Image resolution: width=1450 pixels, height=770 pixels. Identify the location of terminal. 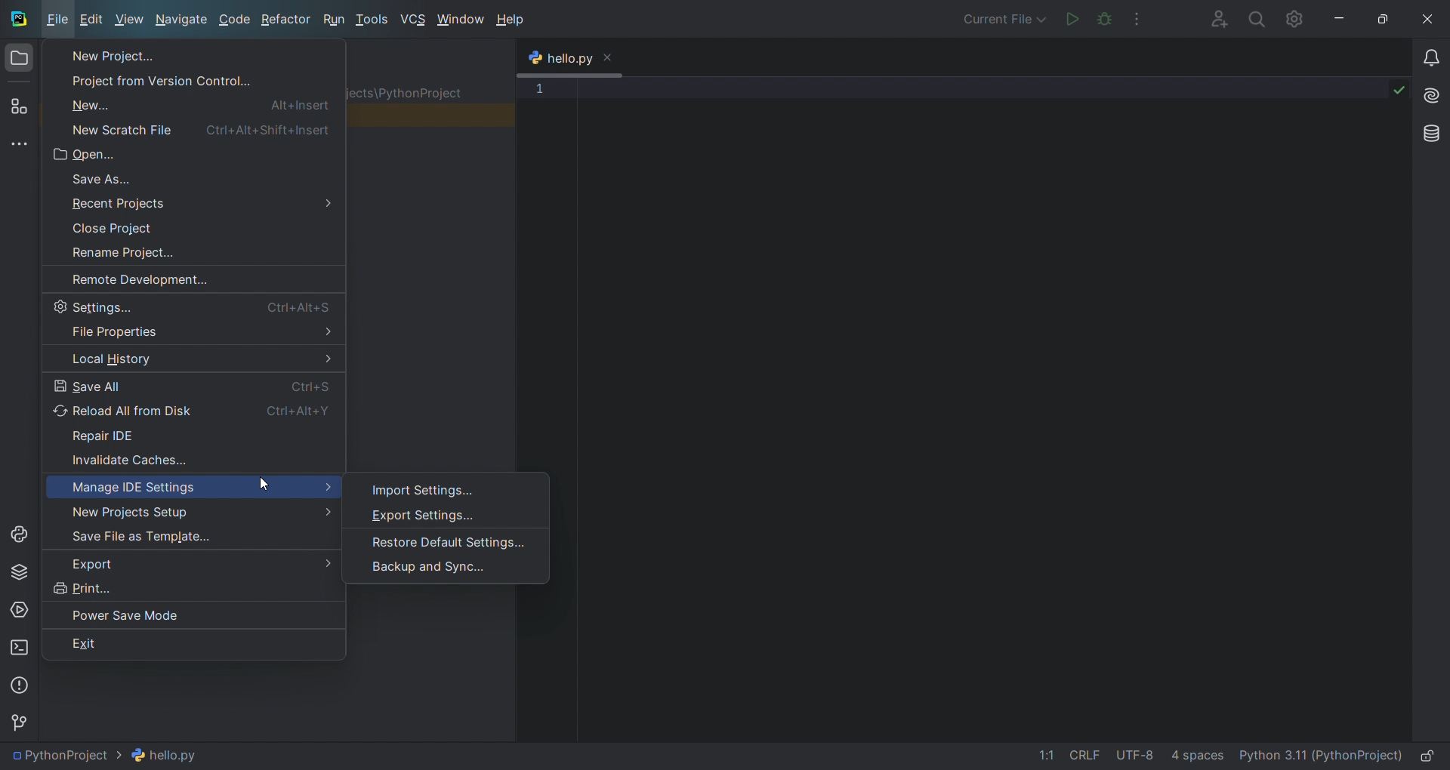
(19, 648).